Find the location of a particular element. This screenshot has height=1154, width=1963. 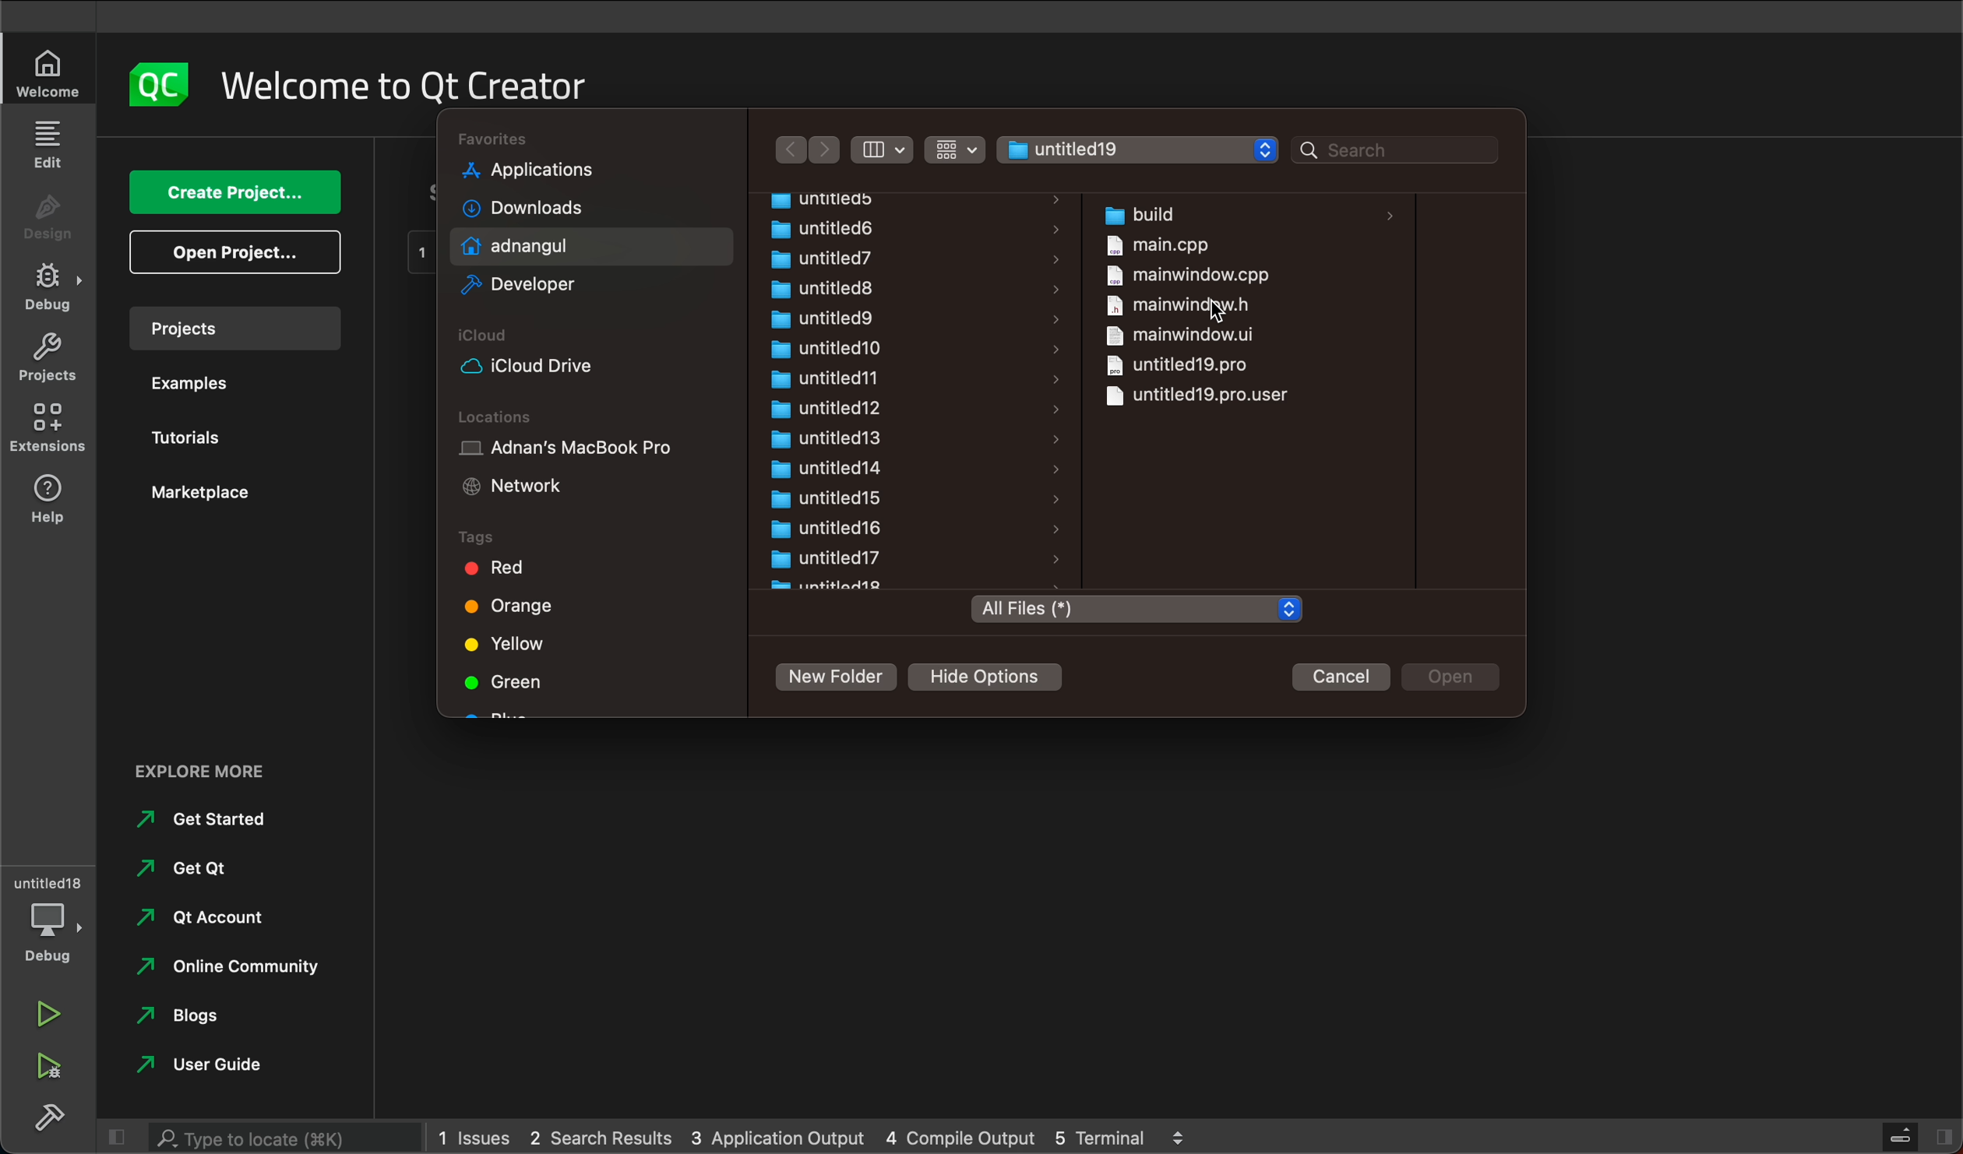

arrows is located at coordinates (809, 150).